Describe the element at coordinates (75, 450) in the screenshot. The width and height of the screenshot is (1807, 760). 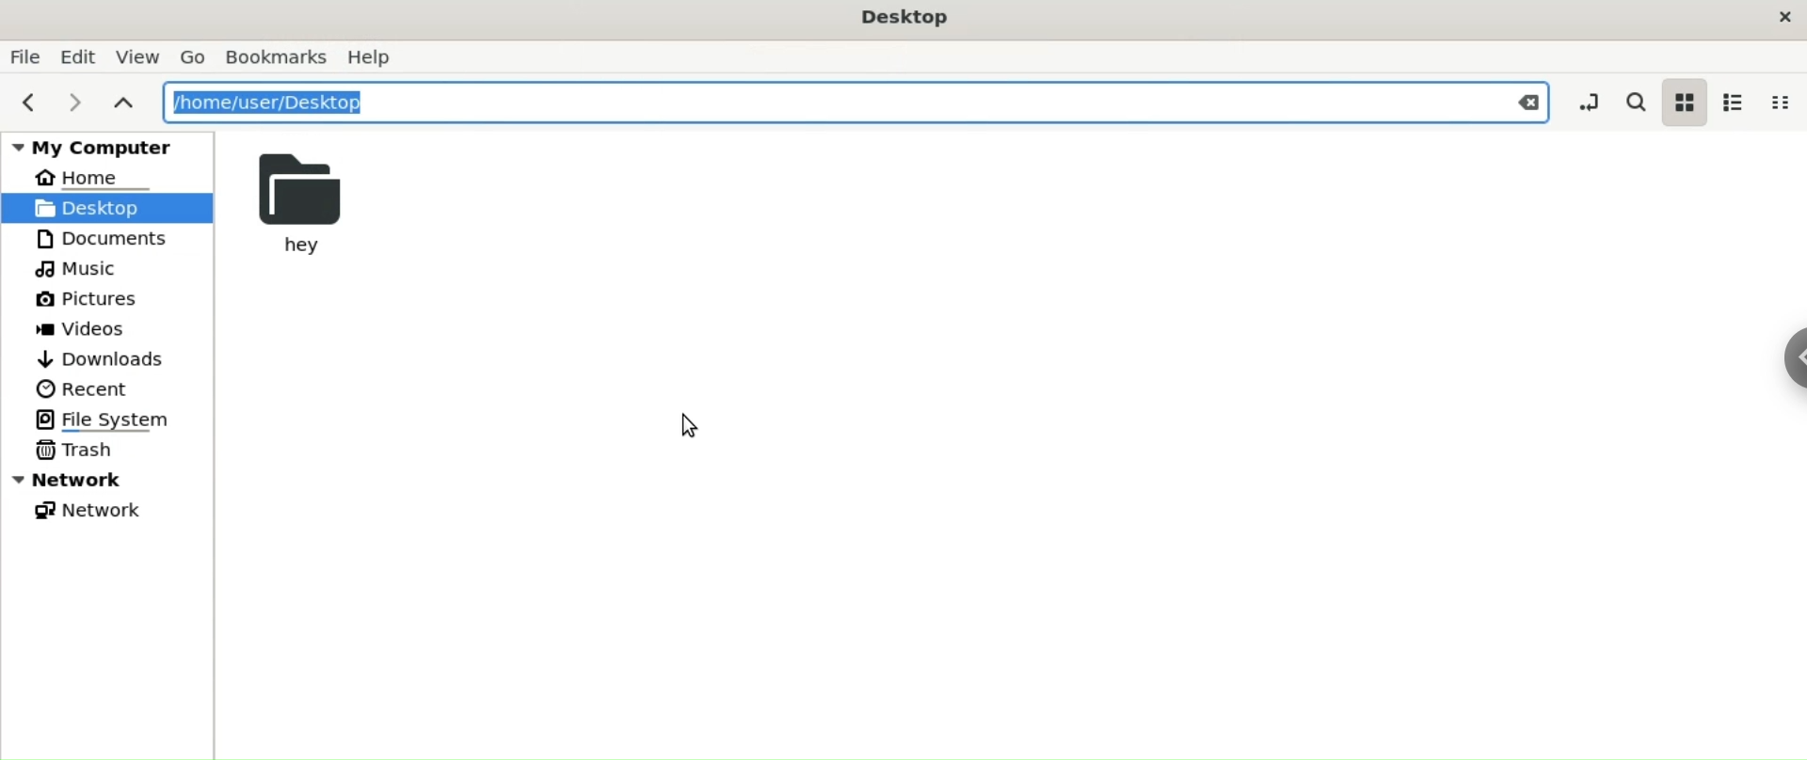
I see `Trash` at that location.